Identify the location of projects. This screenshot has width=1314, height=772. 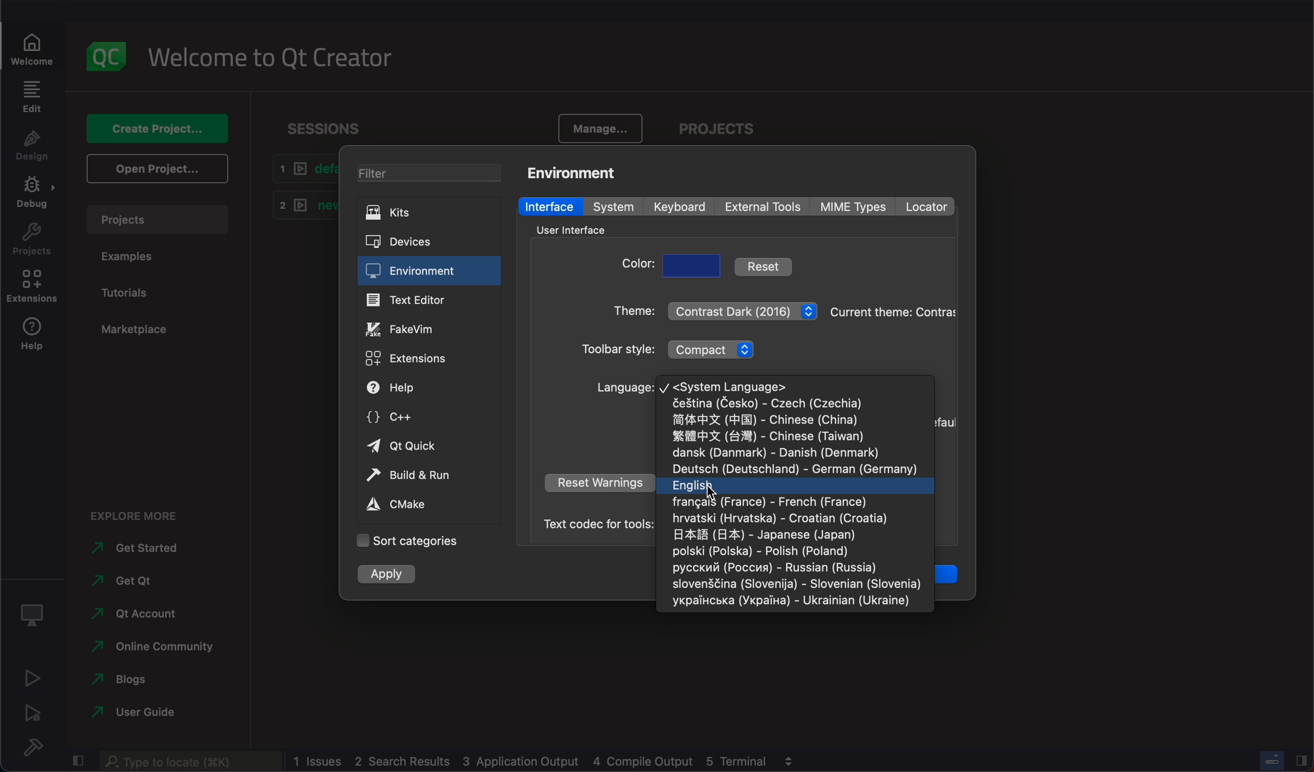
(155, 219).